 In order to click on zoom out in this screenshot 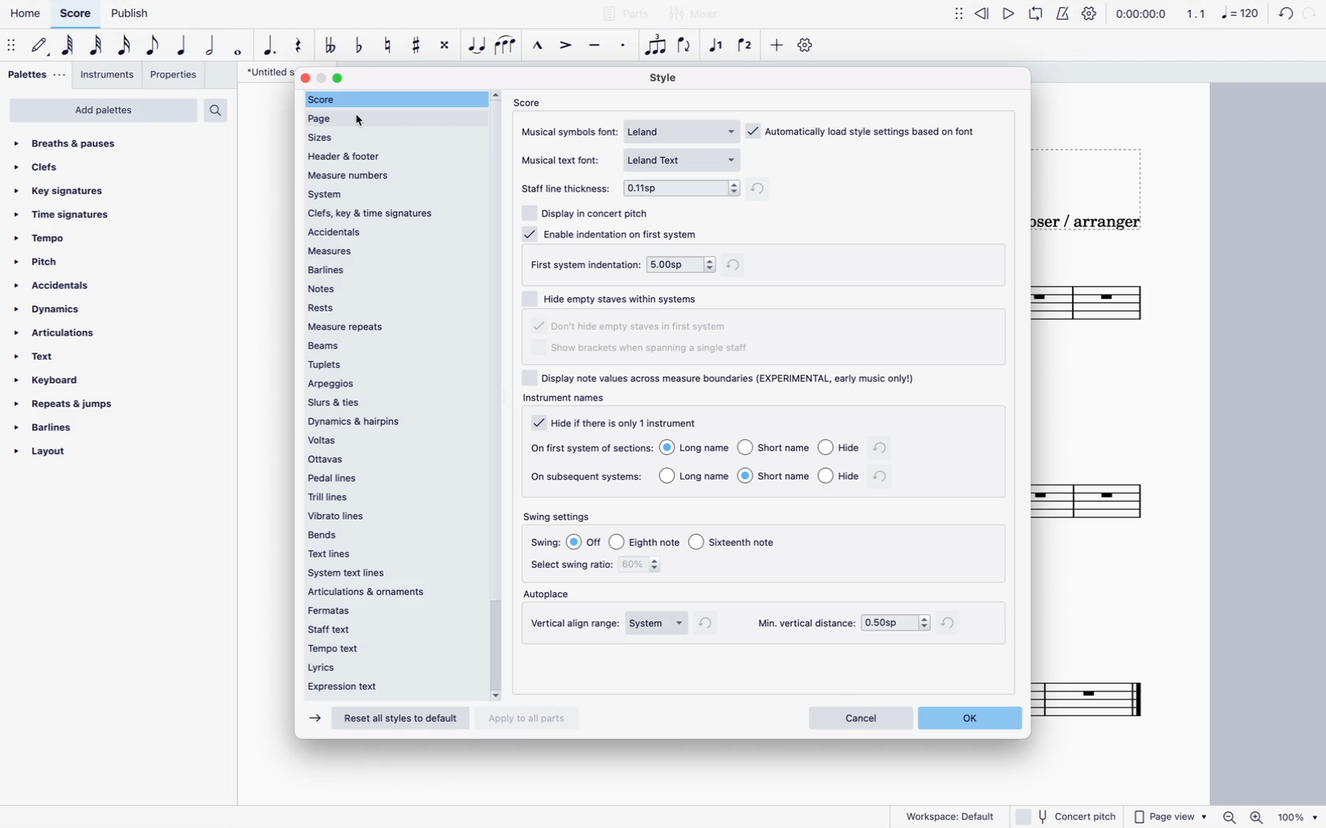, I will do `click(1233, 814)`.